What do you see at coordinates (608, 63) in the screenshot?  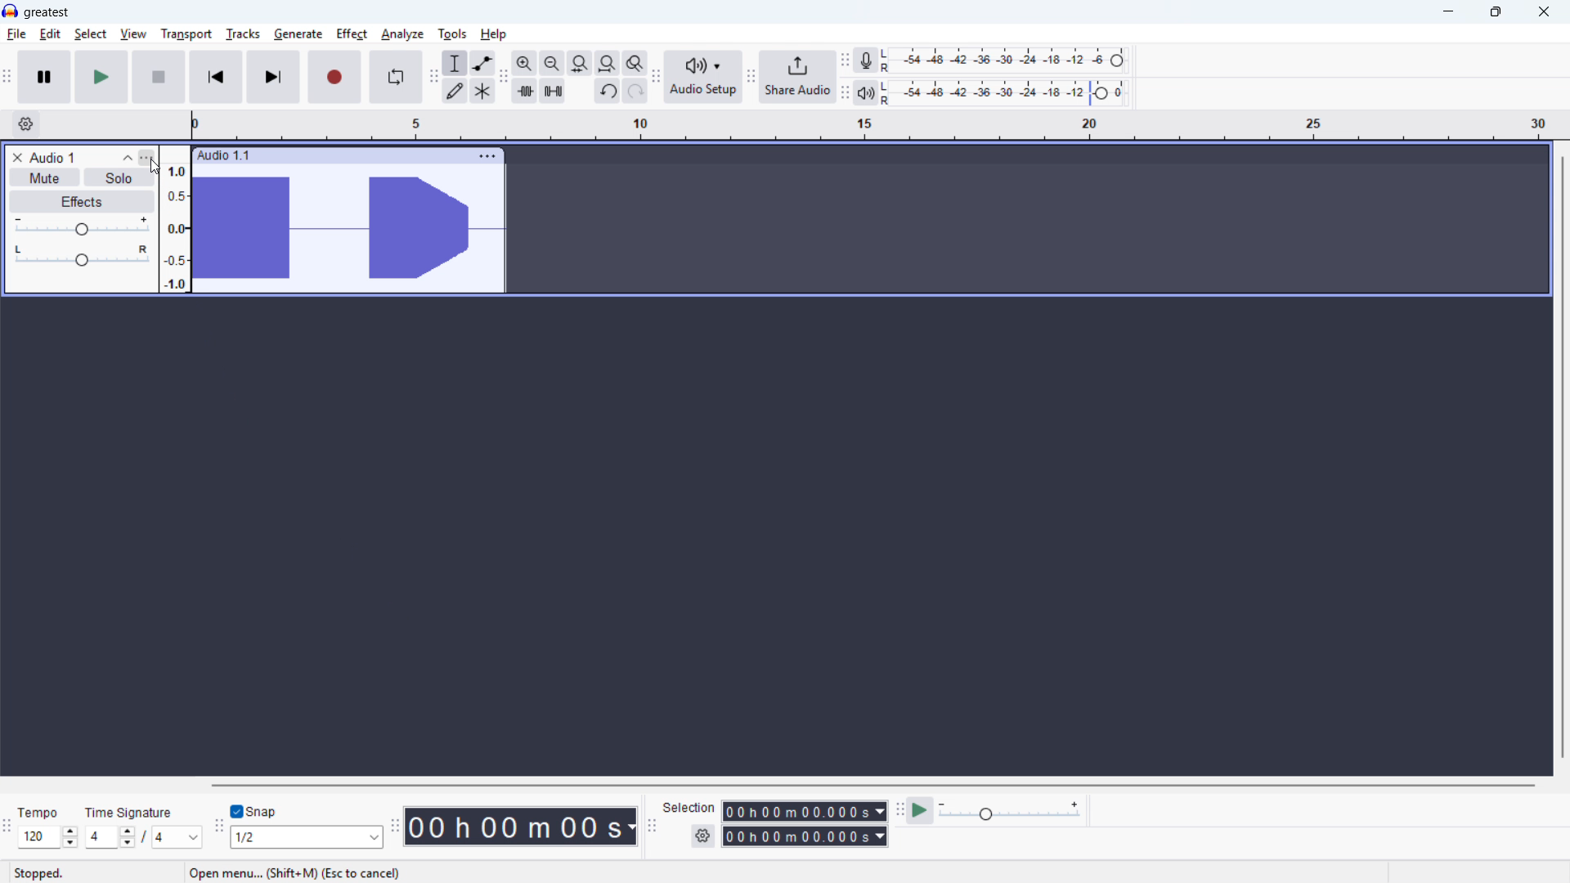 I see `fit selection to width` at bounding box center [608, 63].